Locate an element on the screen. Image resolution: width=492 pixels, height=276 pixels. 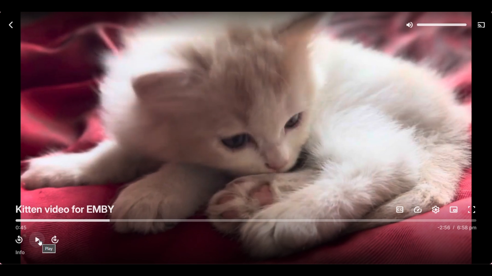
Go back is located at coordinates (11, 25).